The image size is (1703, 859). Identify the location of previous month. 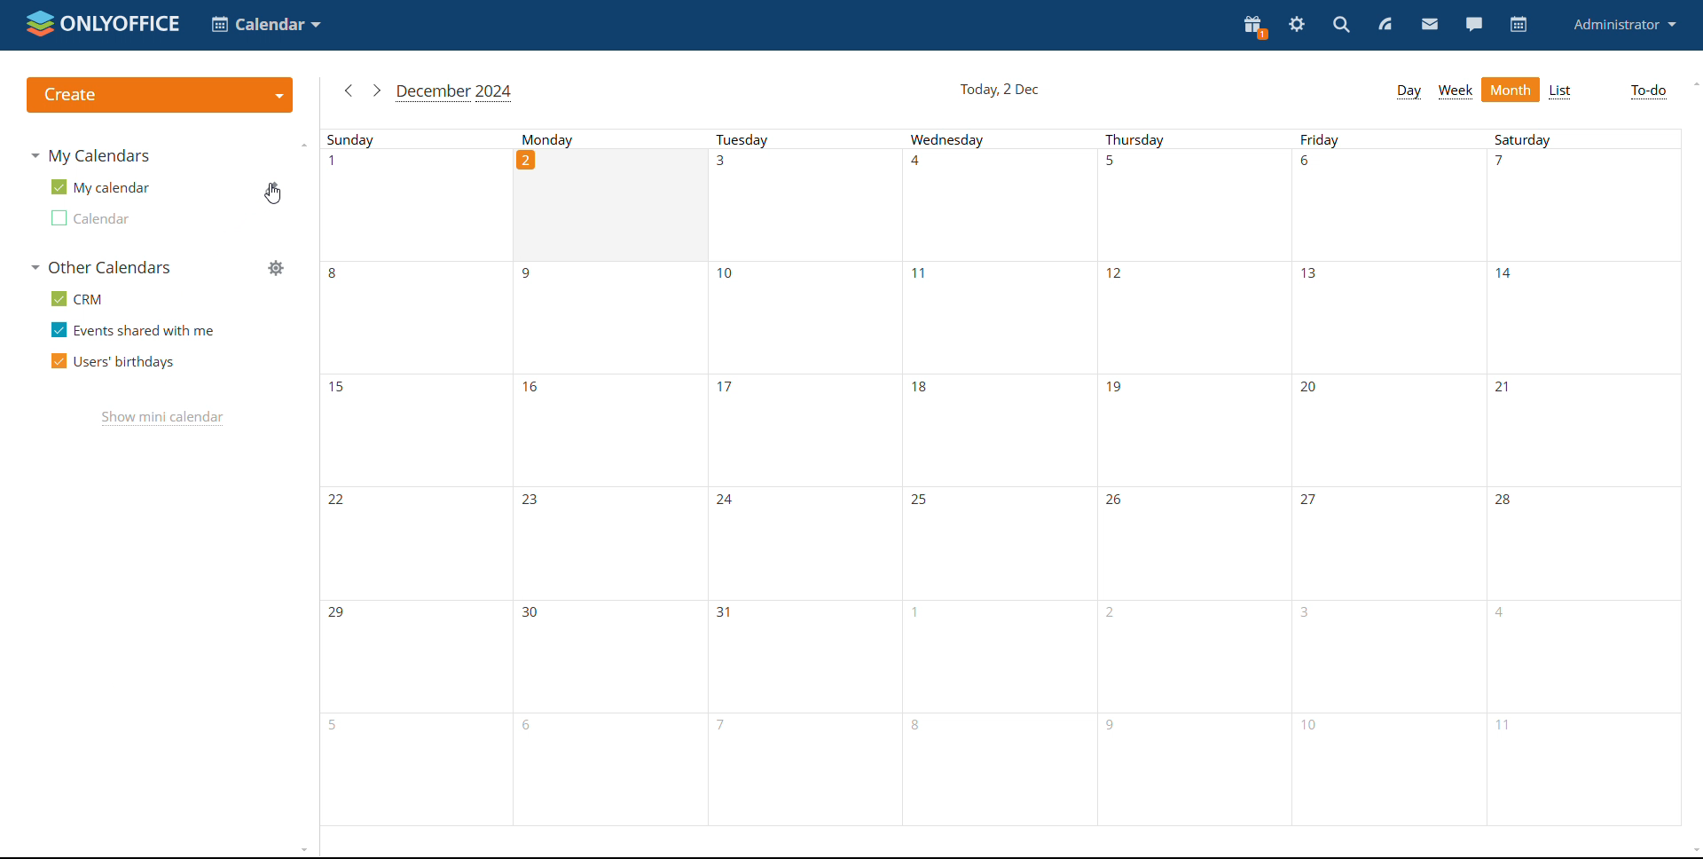
(349, 91).